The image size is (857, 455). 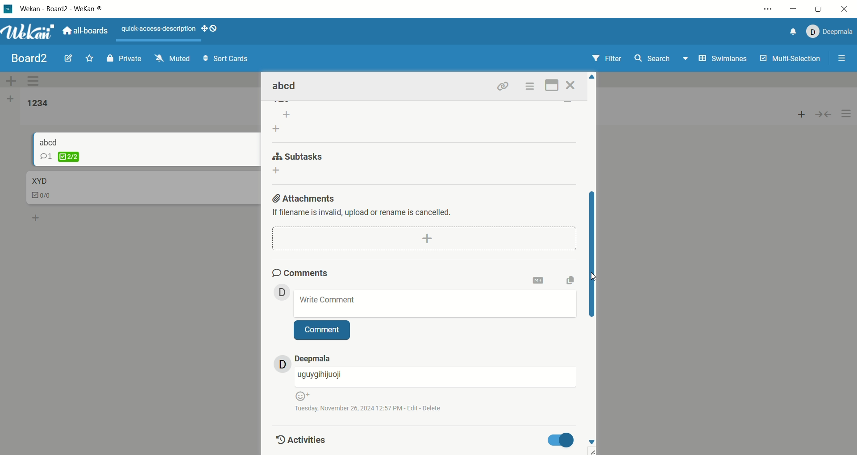 What do you see at coordinates (794, 9) in the screenshot?
I see `minimize` at bounding box center [794, 9].